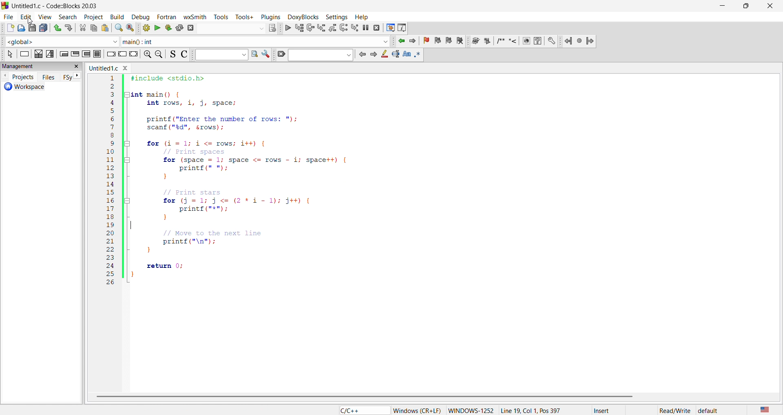 This screenshot has height=415, width=783. Describe the element at coordinates (407, 55) in the screenshot. I see `match text` at that location.